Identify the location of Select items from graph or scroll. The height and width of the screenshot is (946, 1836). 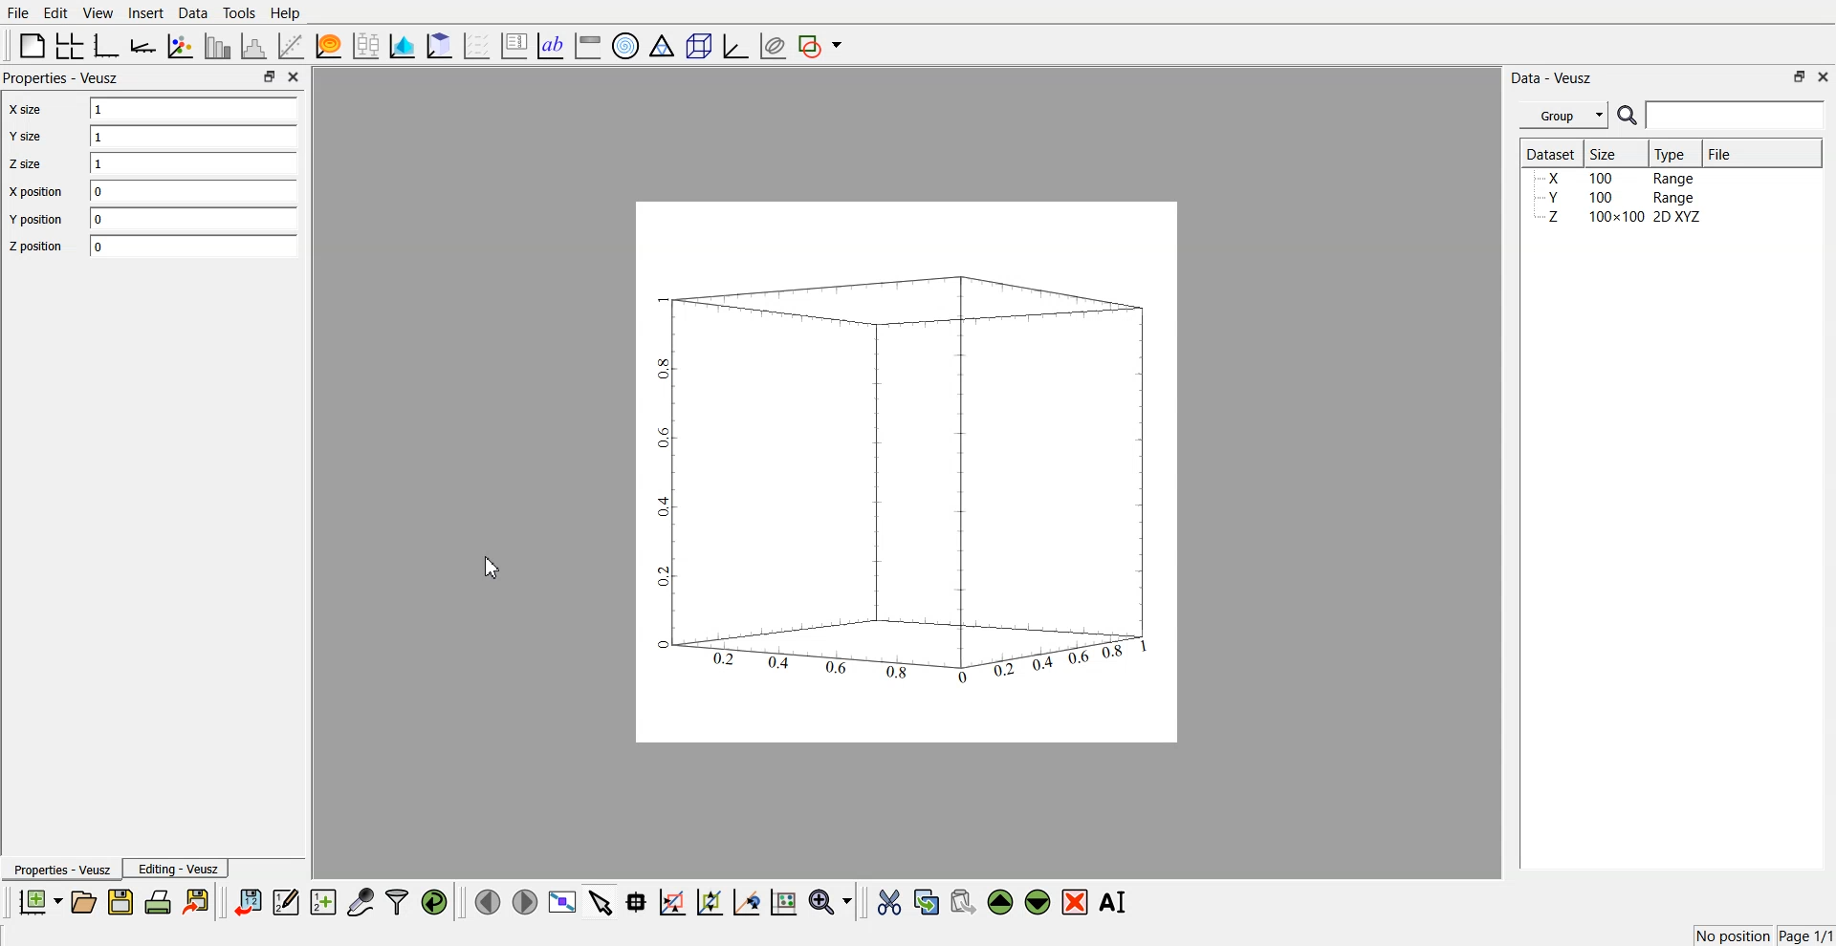
(601, 900).